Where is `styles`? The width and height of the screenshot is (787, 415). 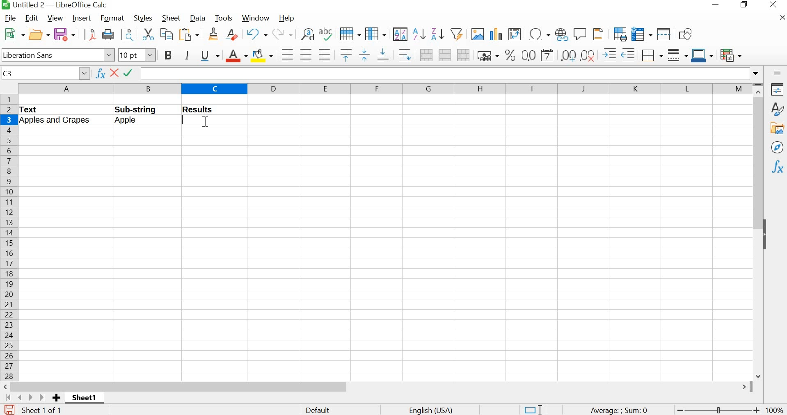 styles is located at coordinates (777, 109).